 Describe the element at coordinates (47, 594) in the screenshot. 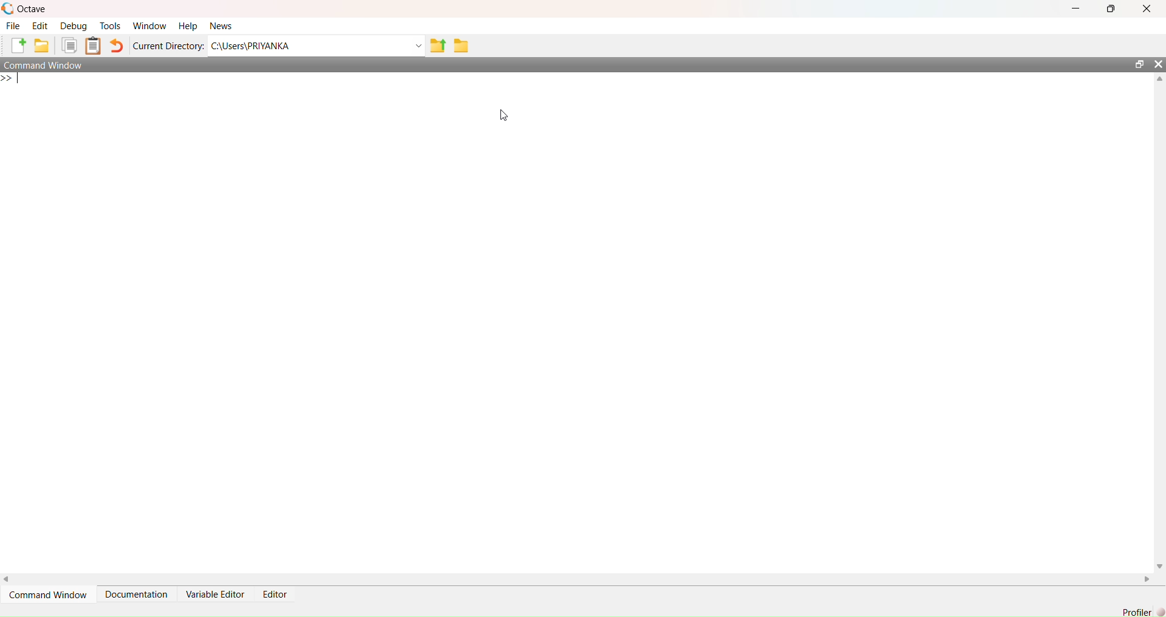

I see `Command Window` at that location.